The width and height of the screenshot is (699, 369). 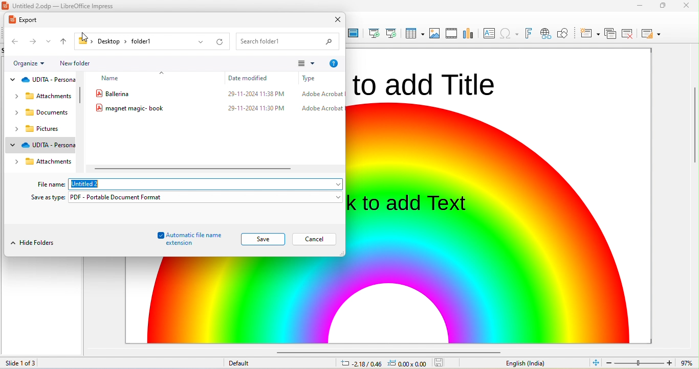 I want to click on image, so click(x=435, y=33).